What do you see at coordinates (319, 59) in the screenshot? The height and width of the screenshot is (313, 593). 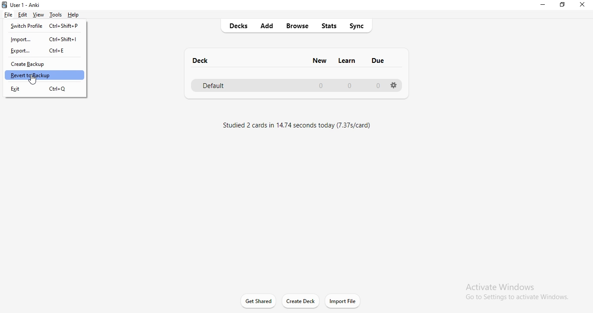 I see `new` at bounding box center [319, 59].